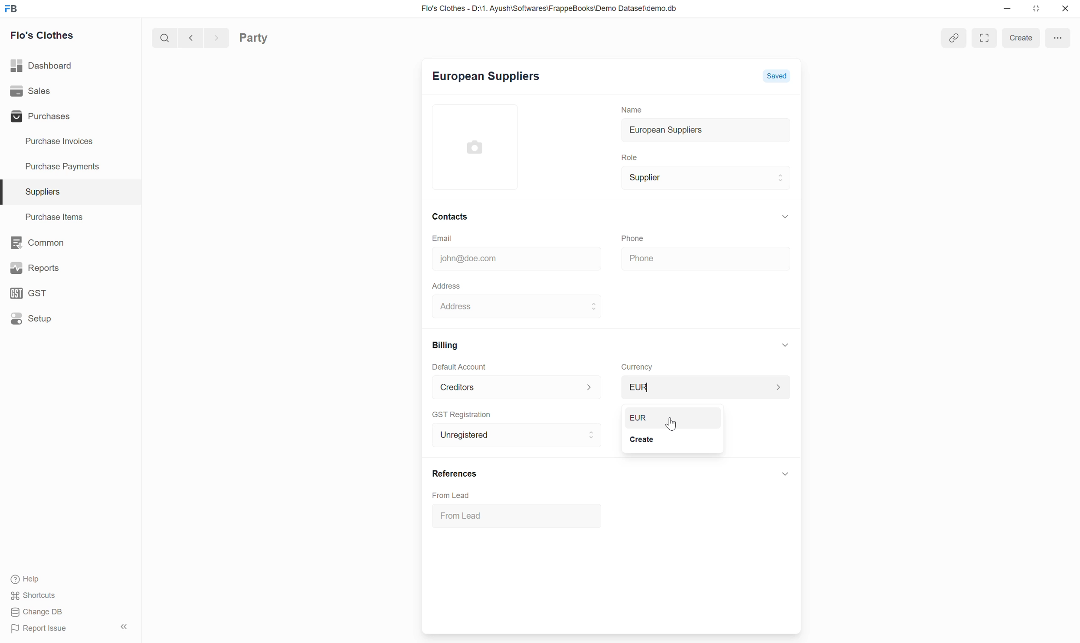 The width and height of the screenshot is (1080, 643). I want to click on Saved, so click(780, 77).